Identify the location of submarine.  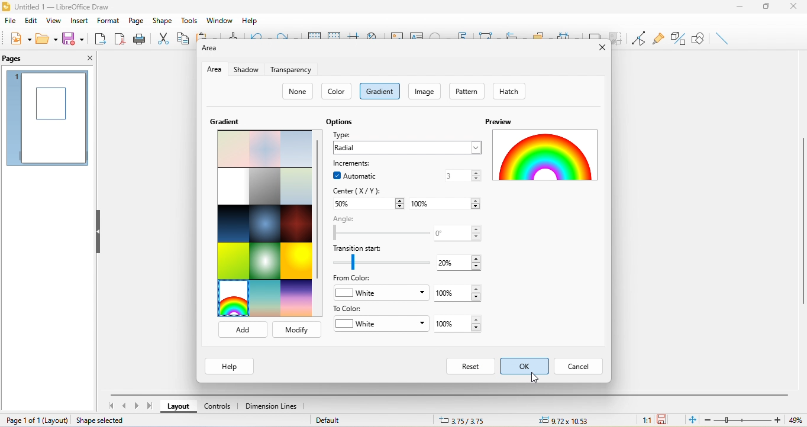
(296, 187).